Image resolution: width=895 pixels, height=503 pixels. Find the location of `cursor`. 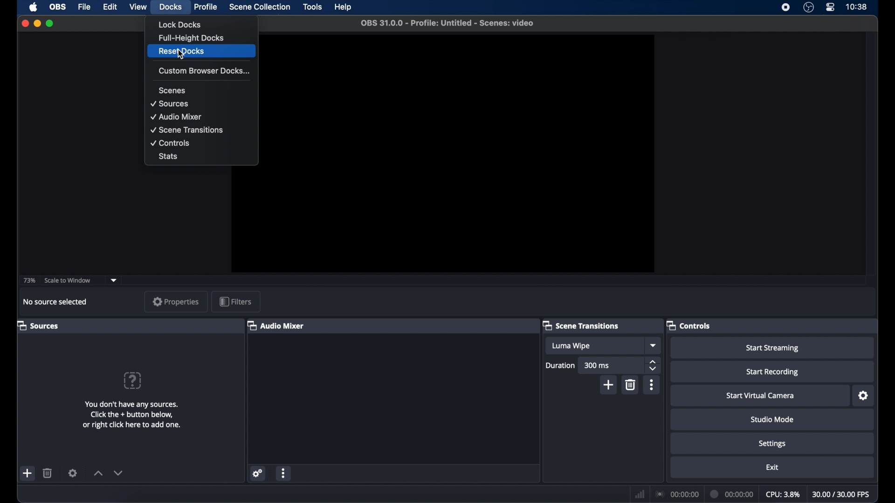

cursor is located at coordinates (179, 54).